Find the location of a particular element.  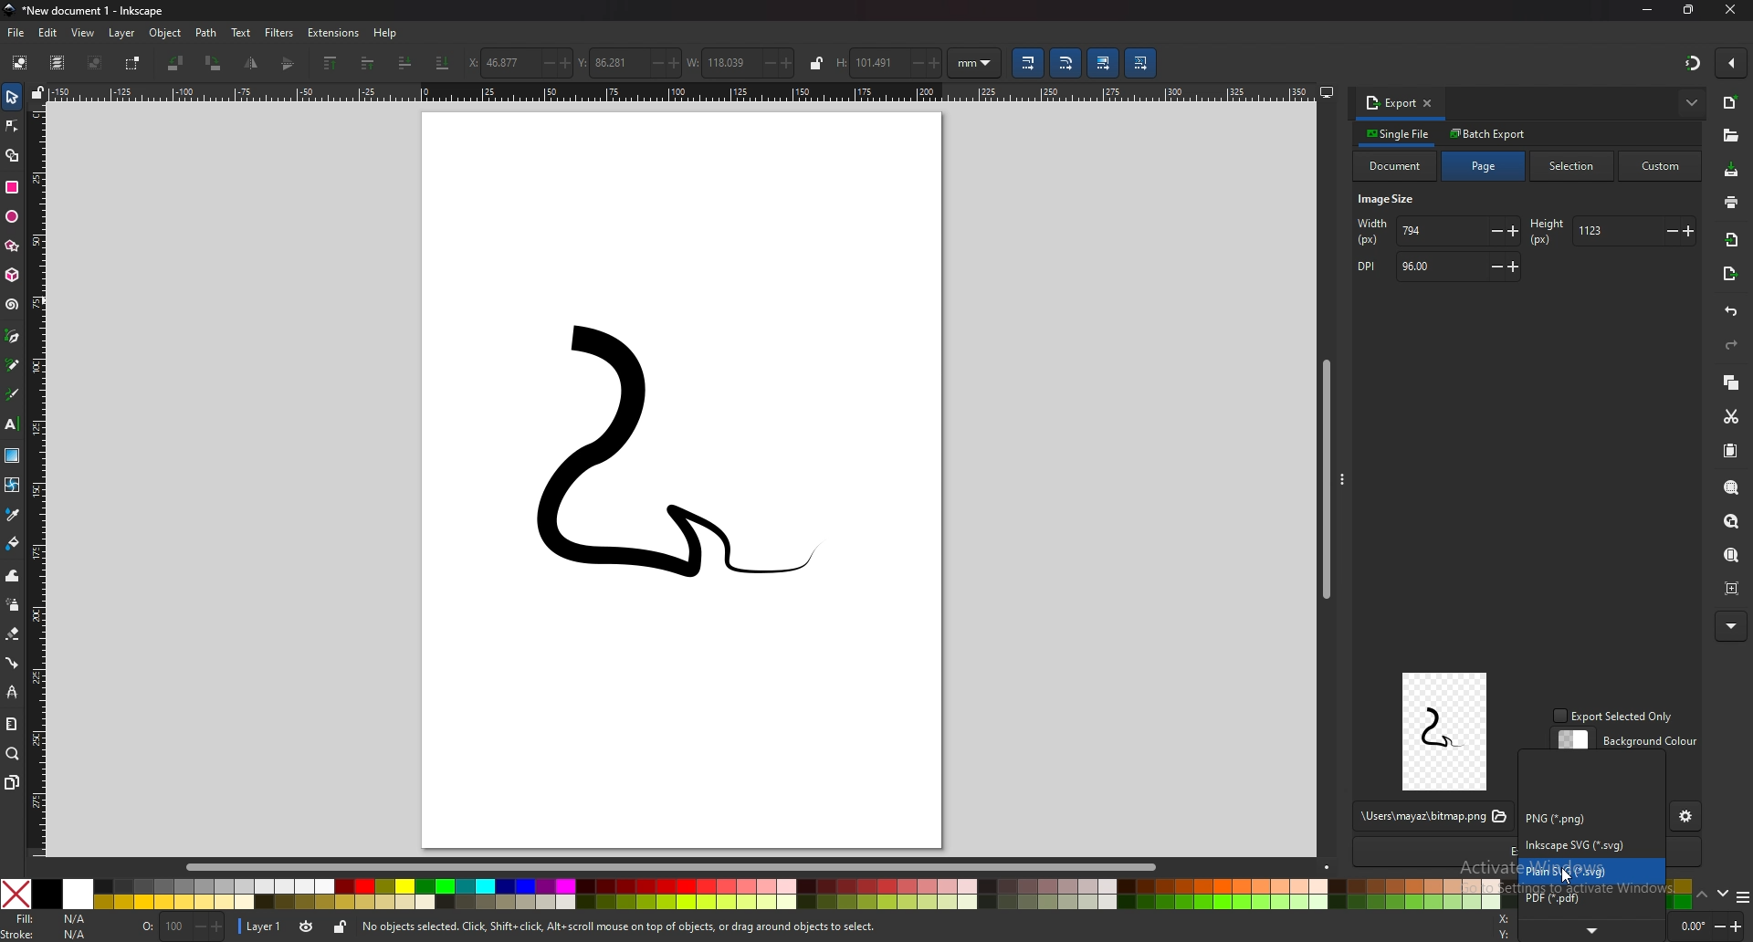

vertical scale is located at coordinates (39, 477).